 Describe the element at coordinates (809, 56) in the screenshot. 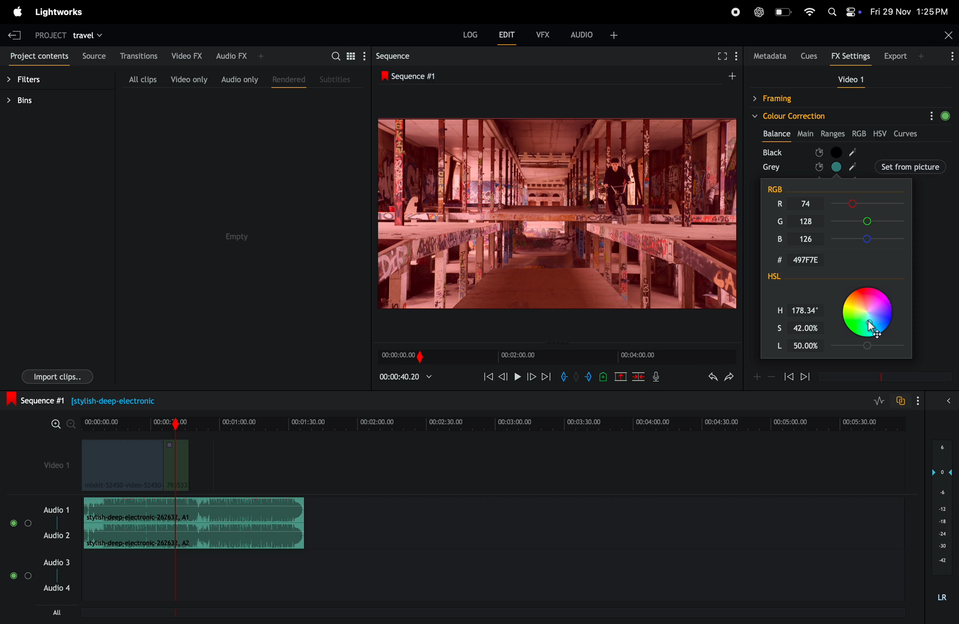

I see `cues` at that location.